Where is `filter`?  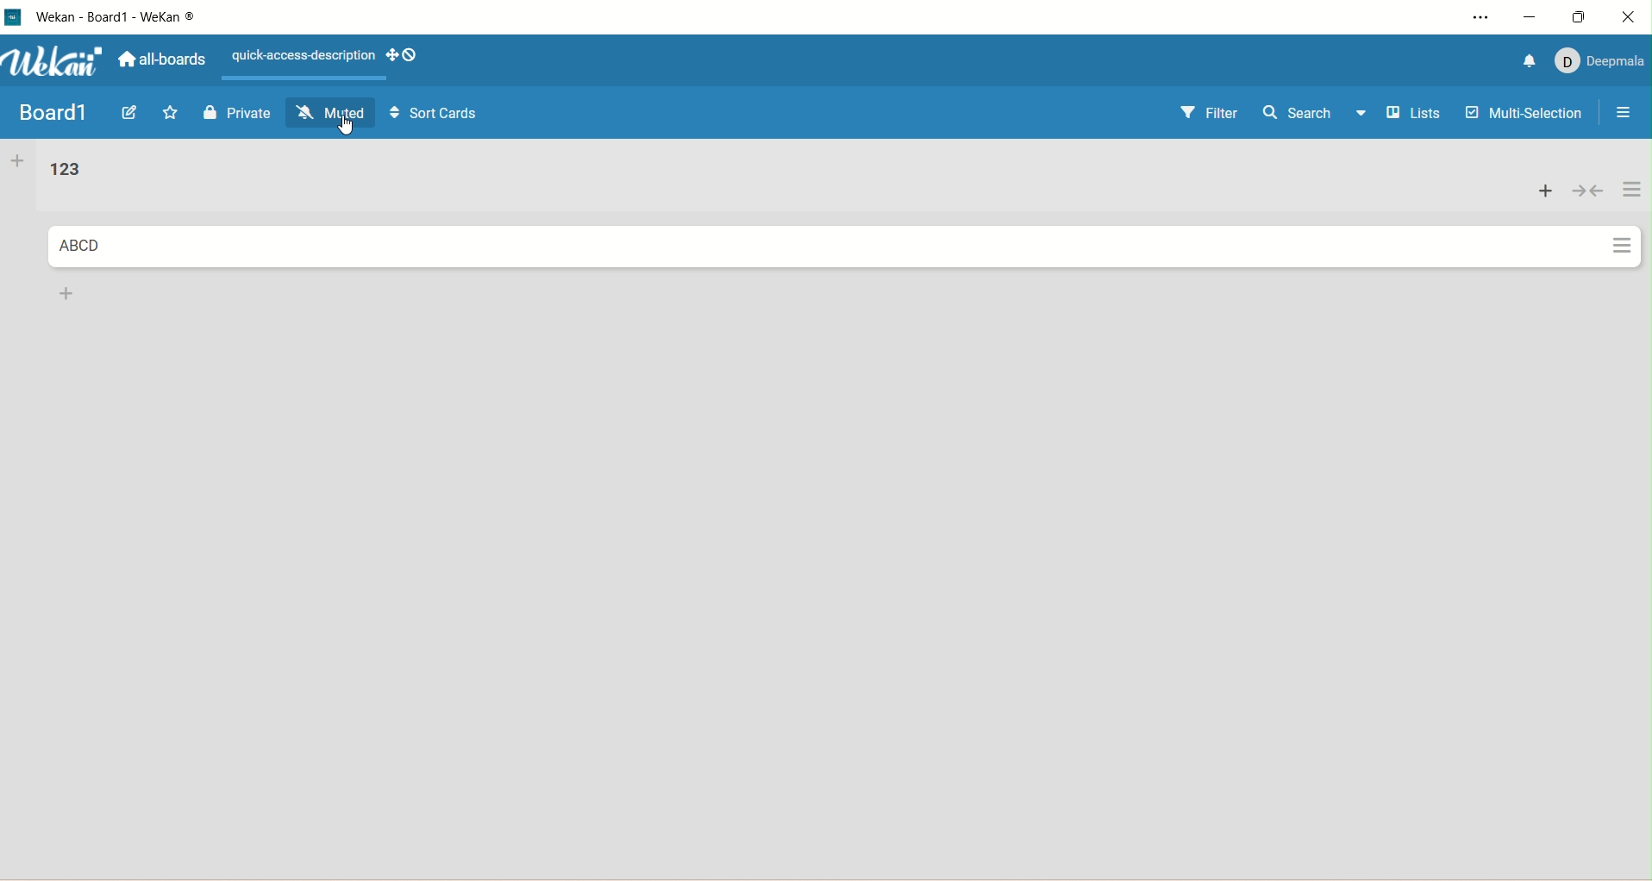
filter is located at coordinates (1210, 114).